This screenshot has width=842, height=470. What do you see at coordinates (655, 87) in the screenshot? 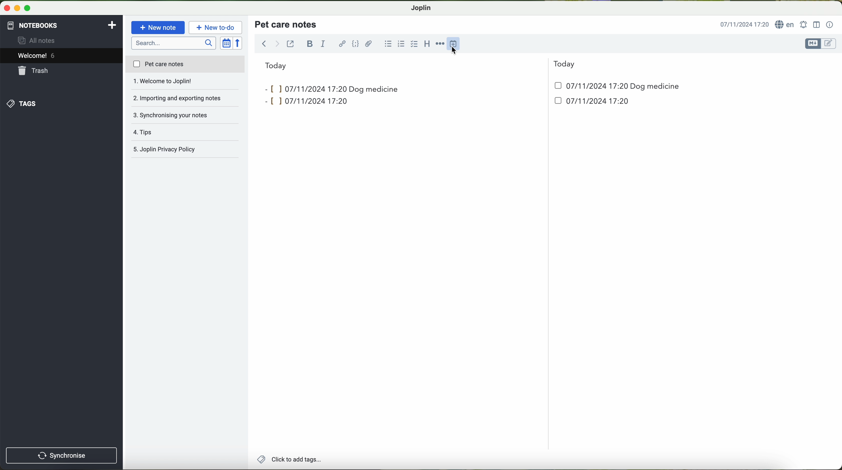
I see `dog medicine` at bounding box center [655, 87].